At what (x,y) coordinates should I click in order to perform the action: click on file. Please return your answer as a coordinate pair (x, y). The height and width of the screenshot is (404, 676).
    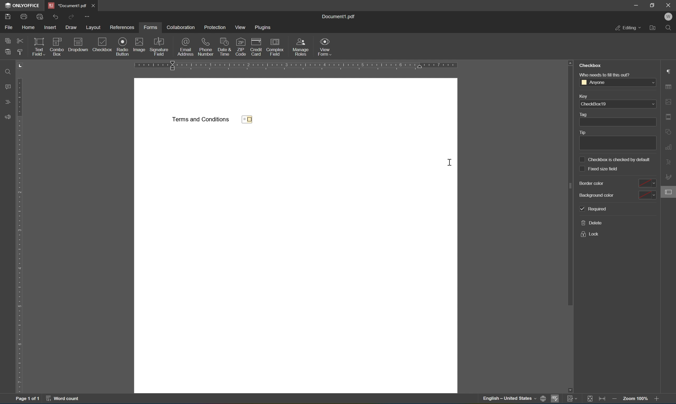
    Looking at the image, I should click on (10, 27).